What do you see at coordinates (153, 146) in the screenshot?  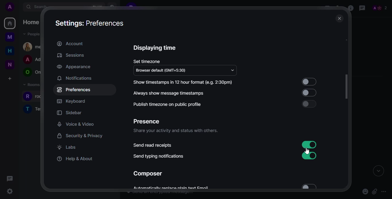 I see `send read receipts` at bounding box center [153, 146].